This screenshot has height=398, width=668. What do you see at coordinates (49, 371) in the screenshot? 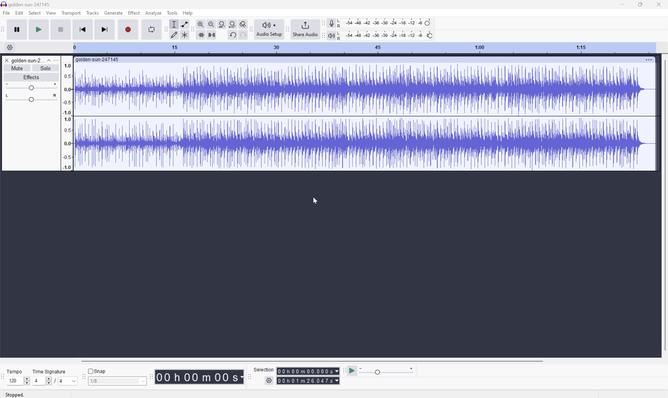
I see `Time signature` at bounding box center [49, 371].